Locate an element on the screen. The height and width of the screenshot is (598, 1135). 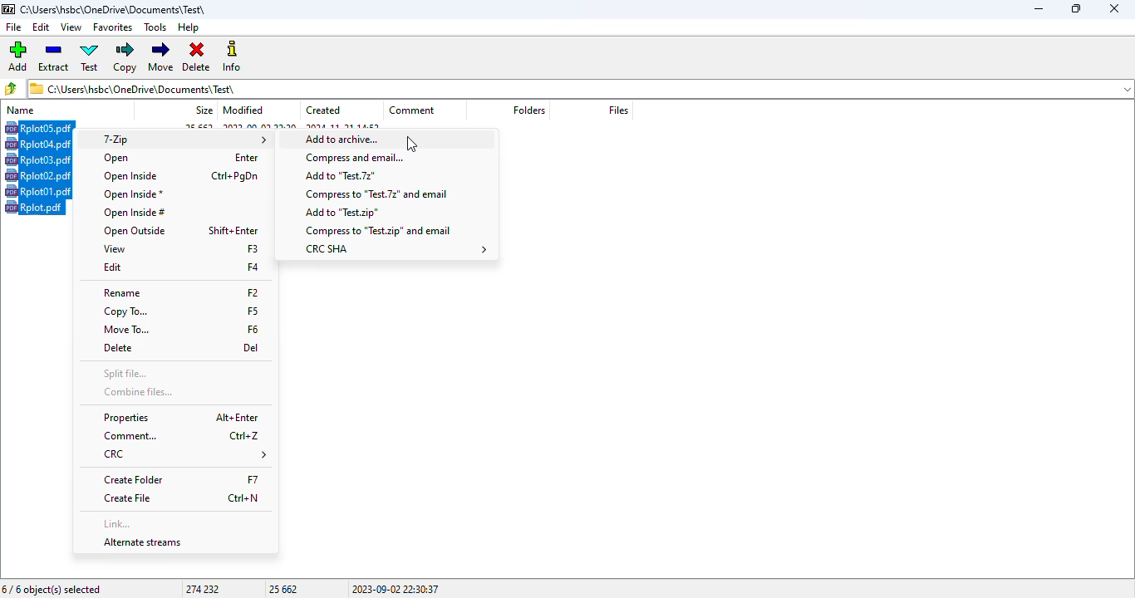
created is located at coordinates (323, 110).